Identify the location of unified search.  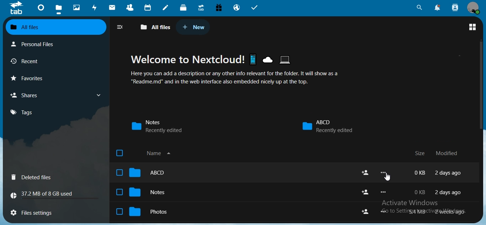
(419, 7).